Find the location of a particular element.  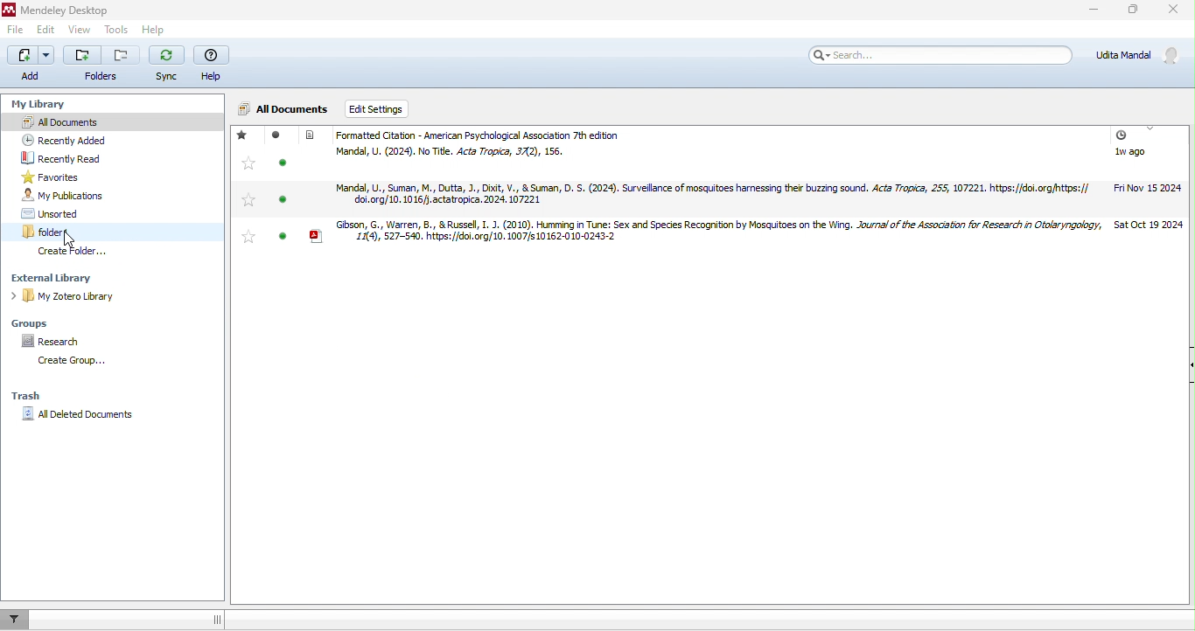

filter is located at coordinates (15, 620).